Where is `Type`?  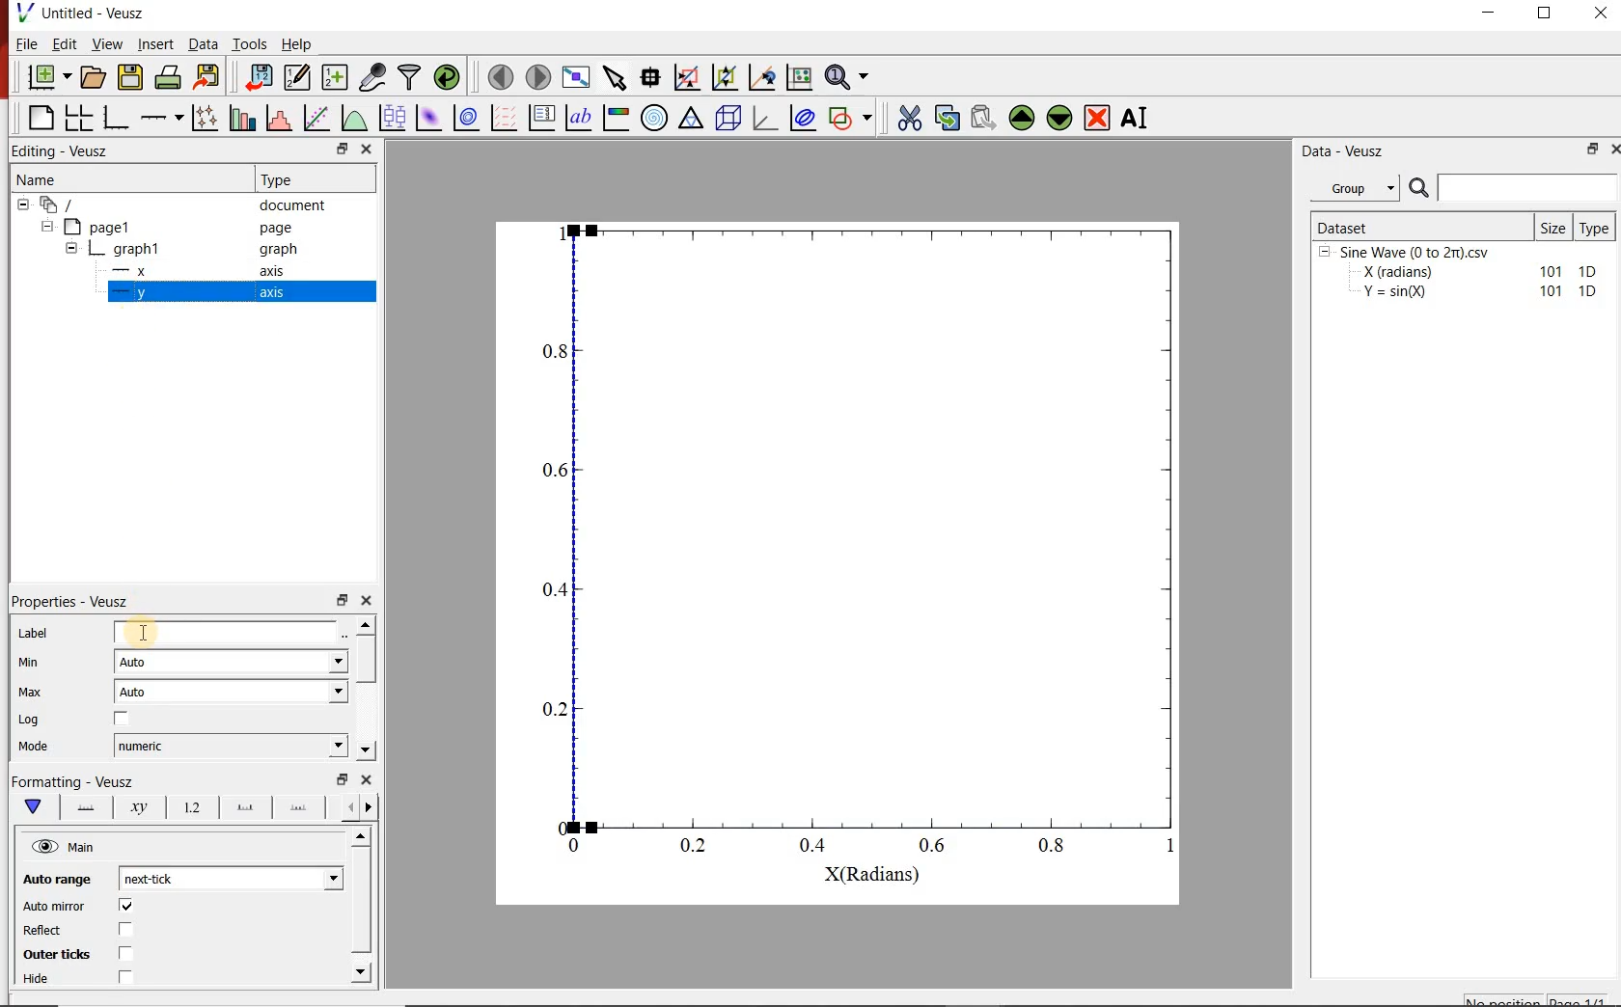 Type is located at coordinates (1598, 226).